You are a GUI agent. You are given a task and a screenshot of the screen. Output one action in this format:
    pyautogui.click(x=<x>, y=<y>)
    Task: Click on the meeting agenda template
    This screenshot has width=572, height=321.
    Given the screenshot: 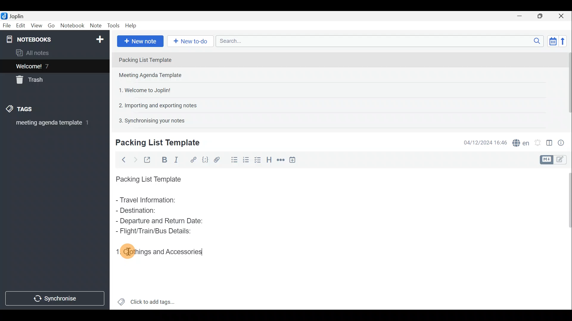 What is the action you would take?
    pyautogui.click(x=51, y=125)
    